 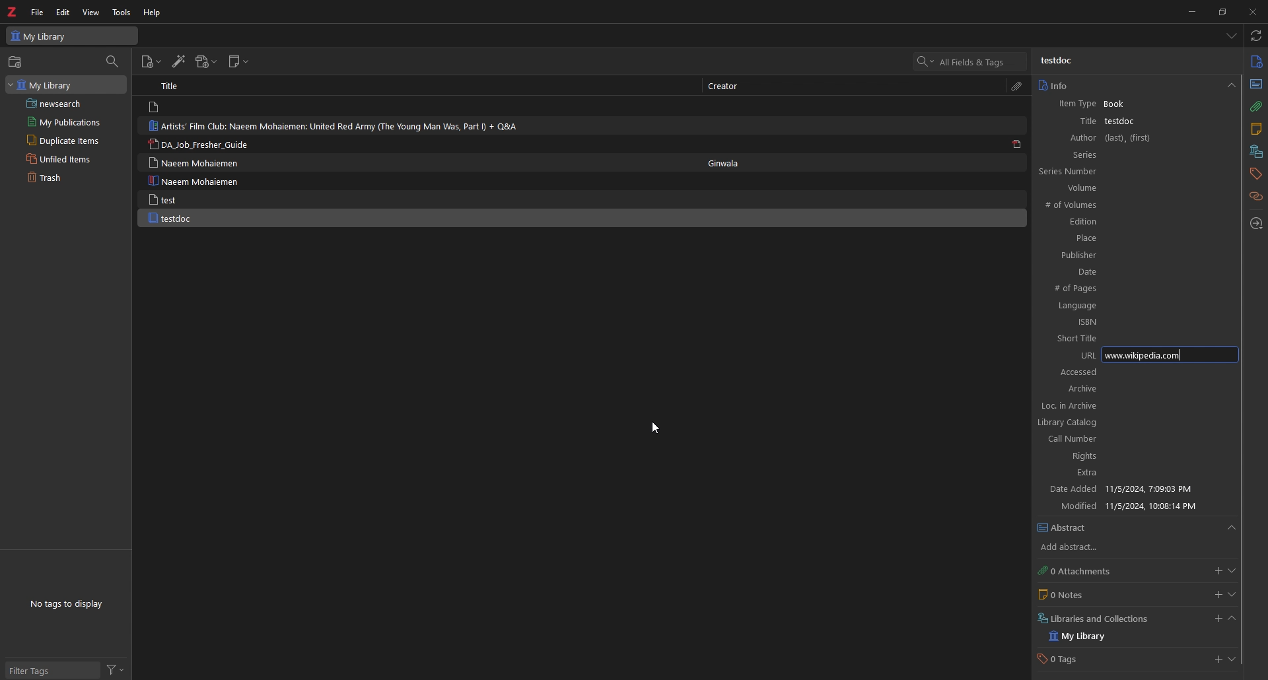 What do you see at coordinates (115, 670) in the screenshot?
I see `filter` at bounding box center [115, 670].